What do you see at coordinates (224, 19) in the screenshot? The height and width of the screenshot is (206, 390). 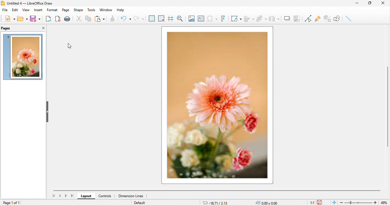 I see `font work text` at bounding box center [224, 19].